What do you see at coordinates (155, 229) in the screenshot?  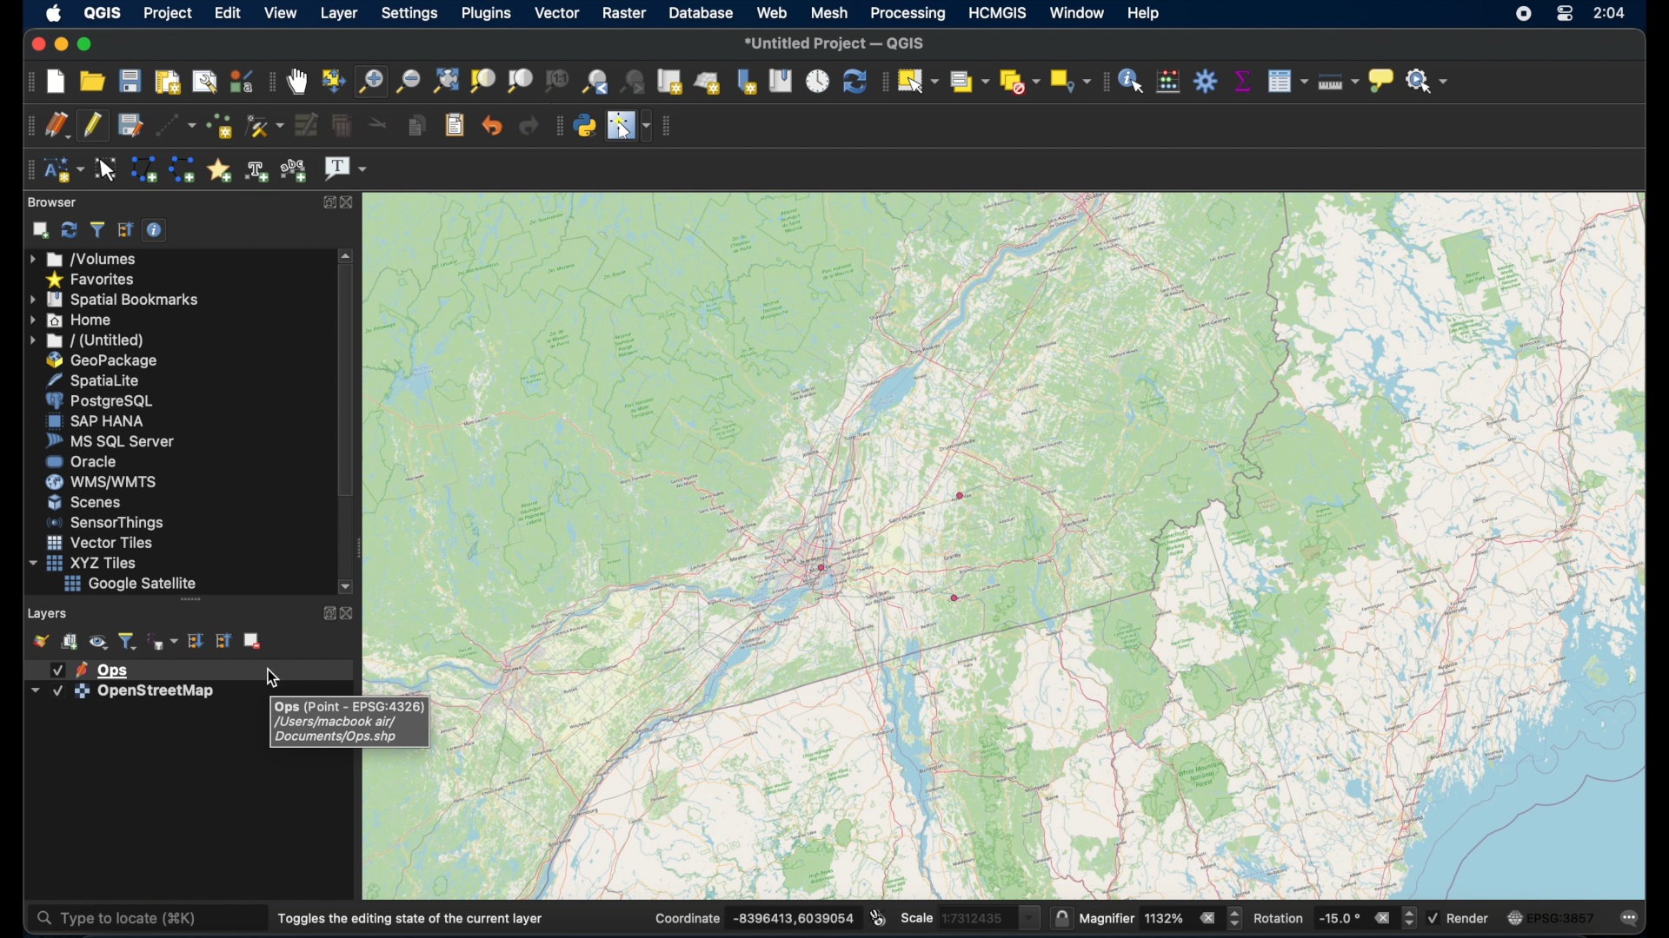 I see `enable/disable properties widget` at bounding box center [155, 229].